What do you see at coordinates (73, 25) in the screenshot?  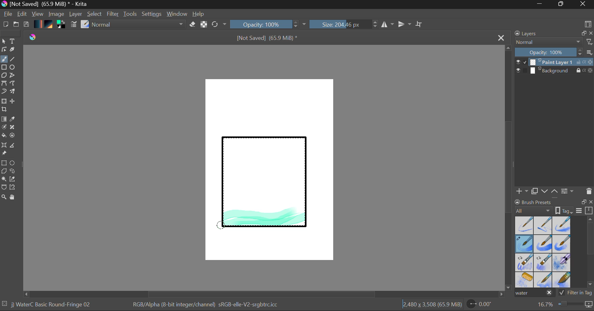 I see `Brush Settings` at bounding box center [73, 25].